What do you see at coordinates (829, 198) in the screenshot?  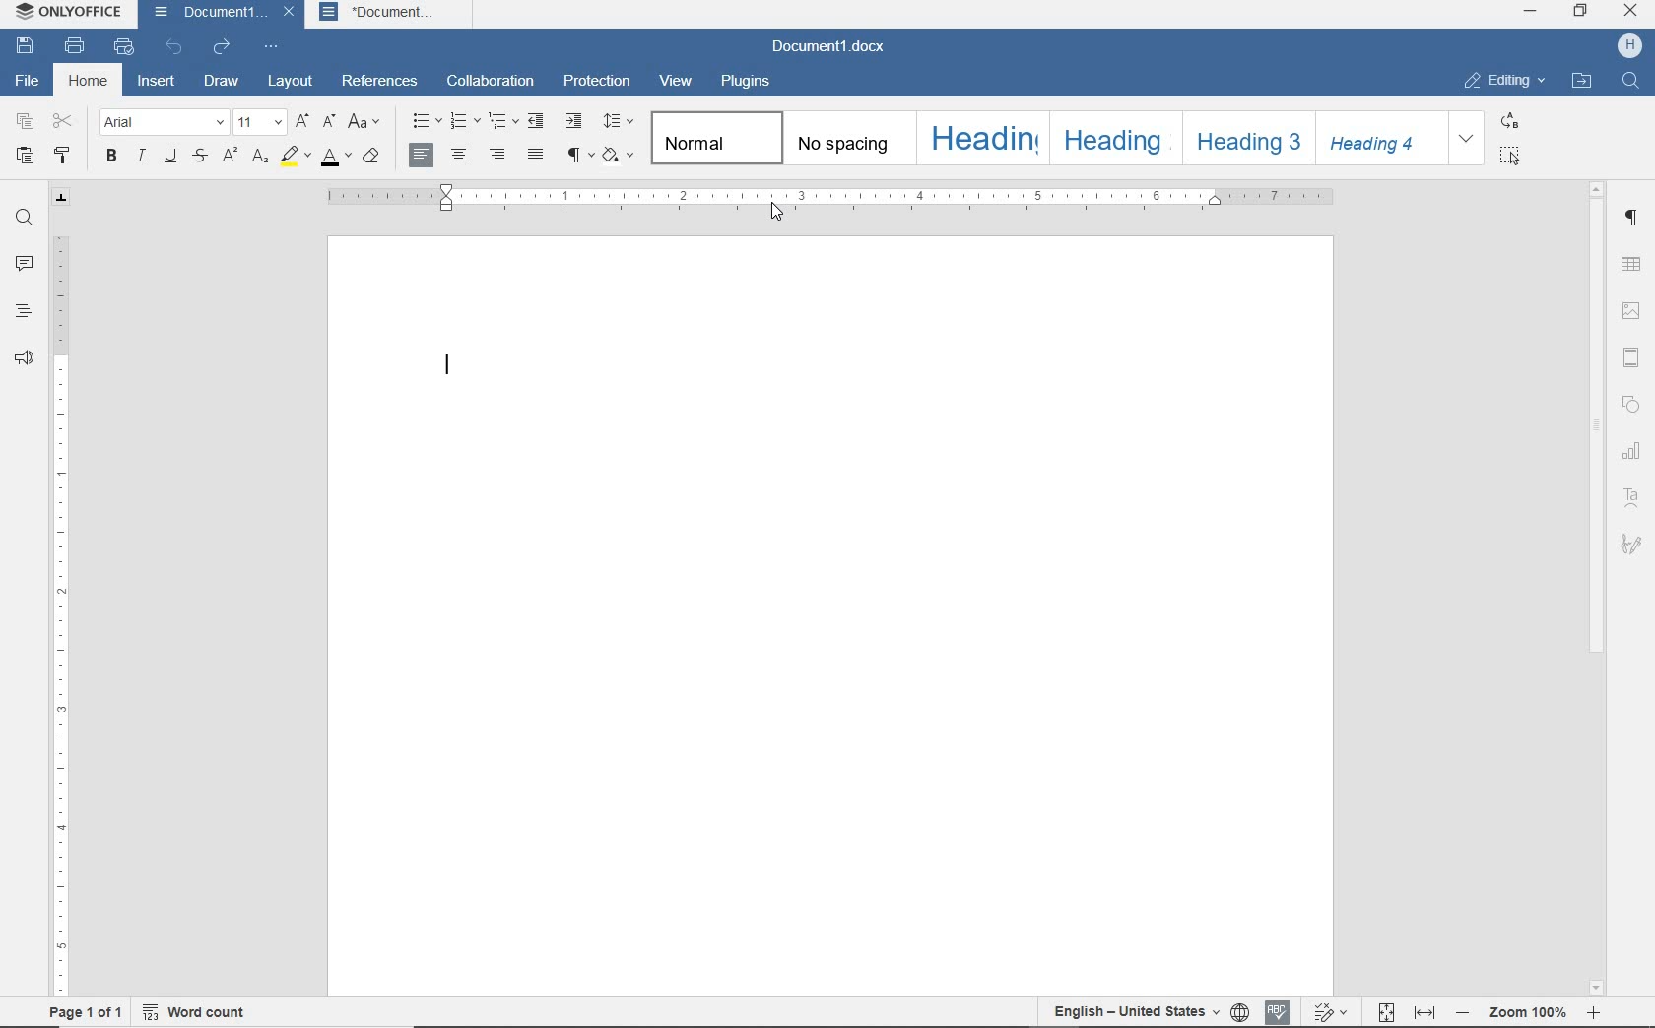 I see `RULER` at bounding box center [829, 198].